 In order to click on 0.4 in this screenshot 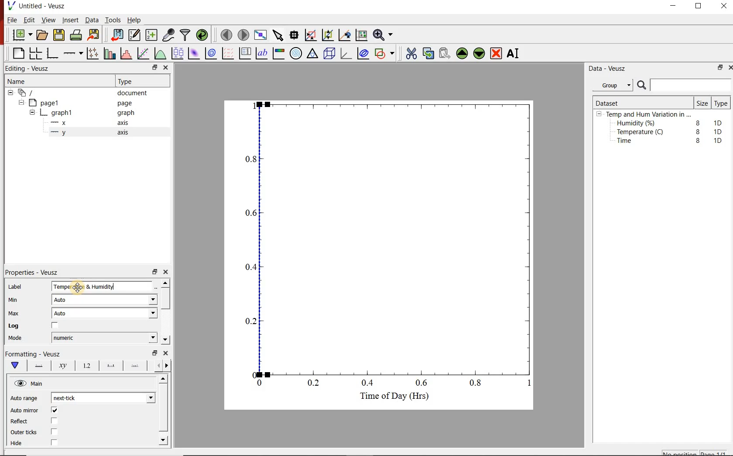, I will do `click(369, 383)`.